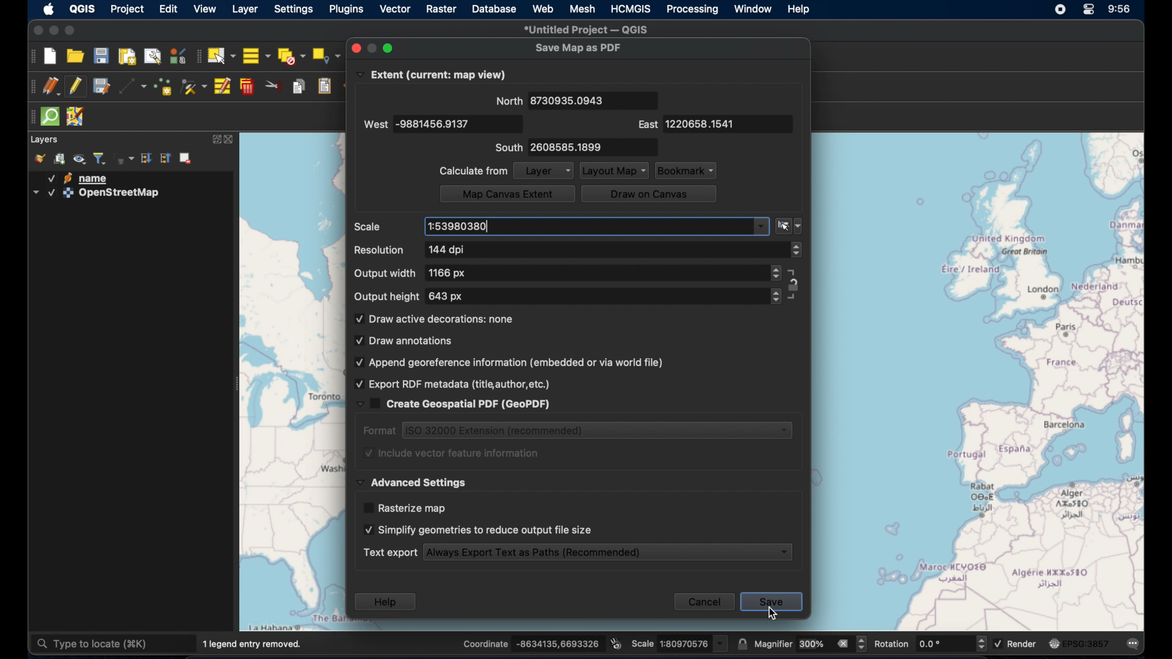 The width and height of the screenshot is (1172, 659). I want to click on scale, so click(369, 227).